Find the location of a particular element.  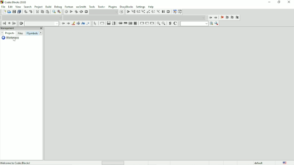

Drop down is located at coordinates (42, 24).